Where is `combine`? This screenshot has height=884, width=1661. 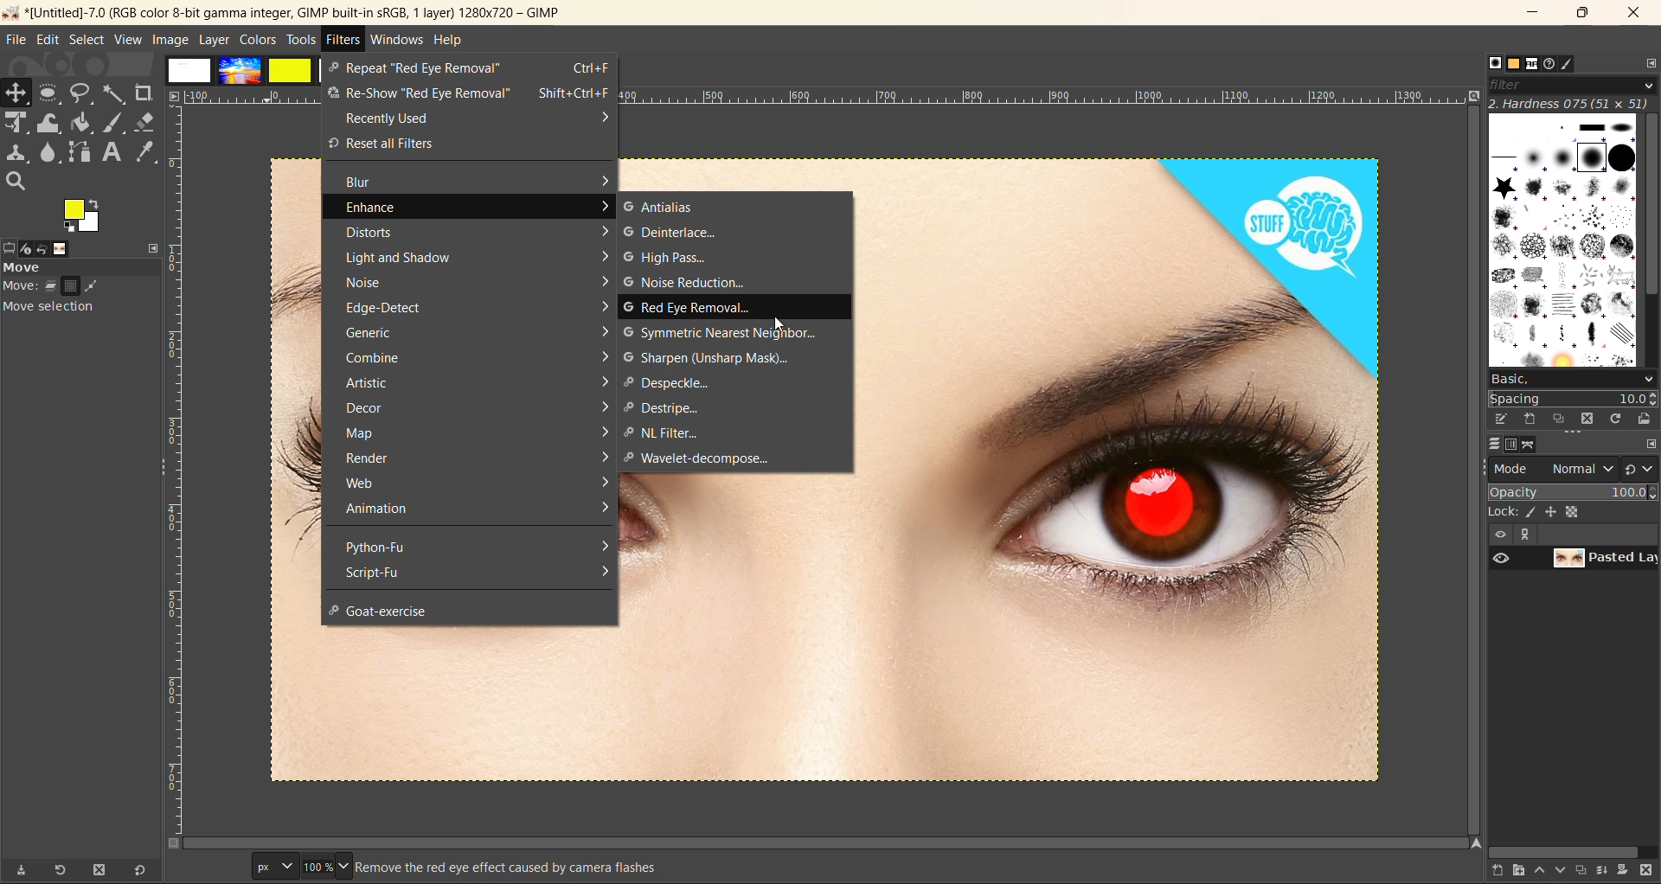 combine is located at coordinates (474, 358).